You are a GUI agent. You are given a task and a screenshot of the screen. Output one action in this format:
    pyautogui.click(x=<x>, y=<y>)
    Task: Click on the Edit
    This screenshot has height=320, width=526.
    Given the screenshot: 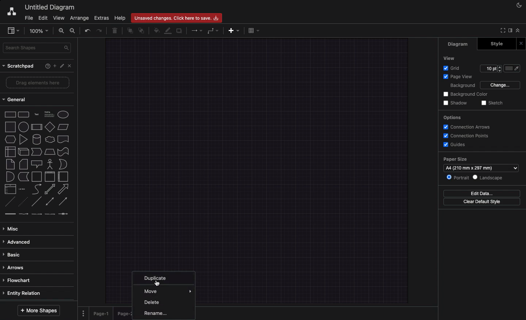 What is the action you would take?
    pyautogui.click(x=43, y=18)
    